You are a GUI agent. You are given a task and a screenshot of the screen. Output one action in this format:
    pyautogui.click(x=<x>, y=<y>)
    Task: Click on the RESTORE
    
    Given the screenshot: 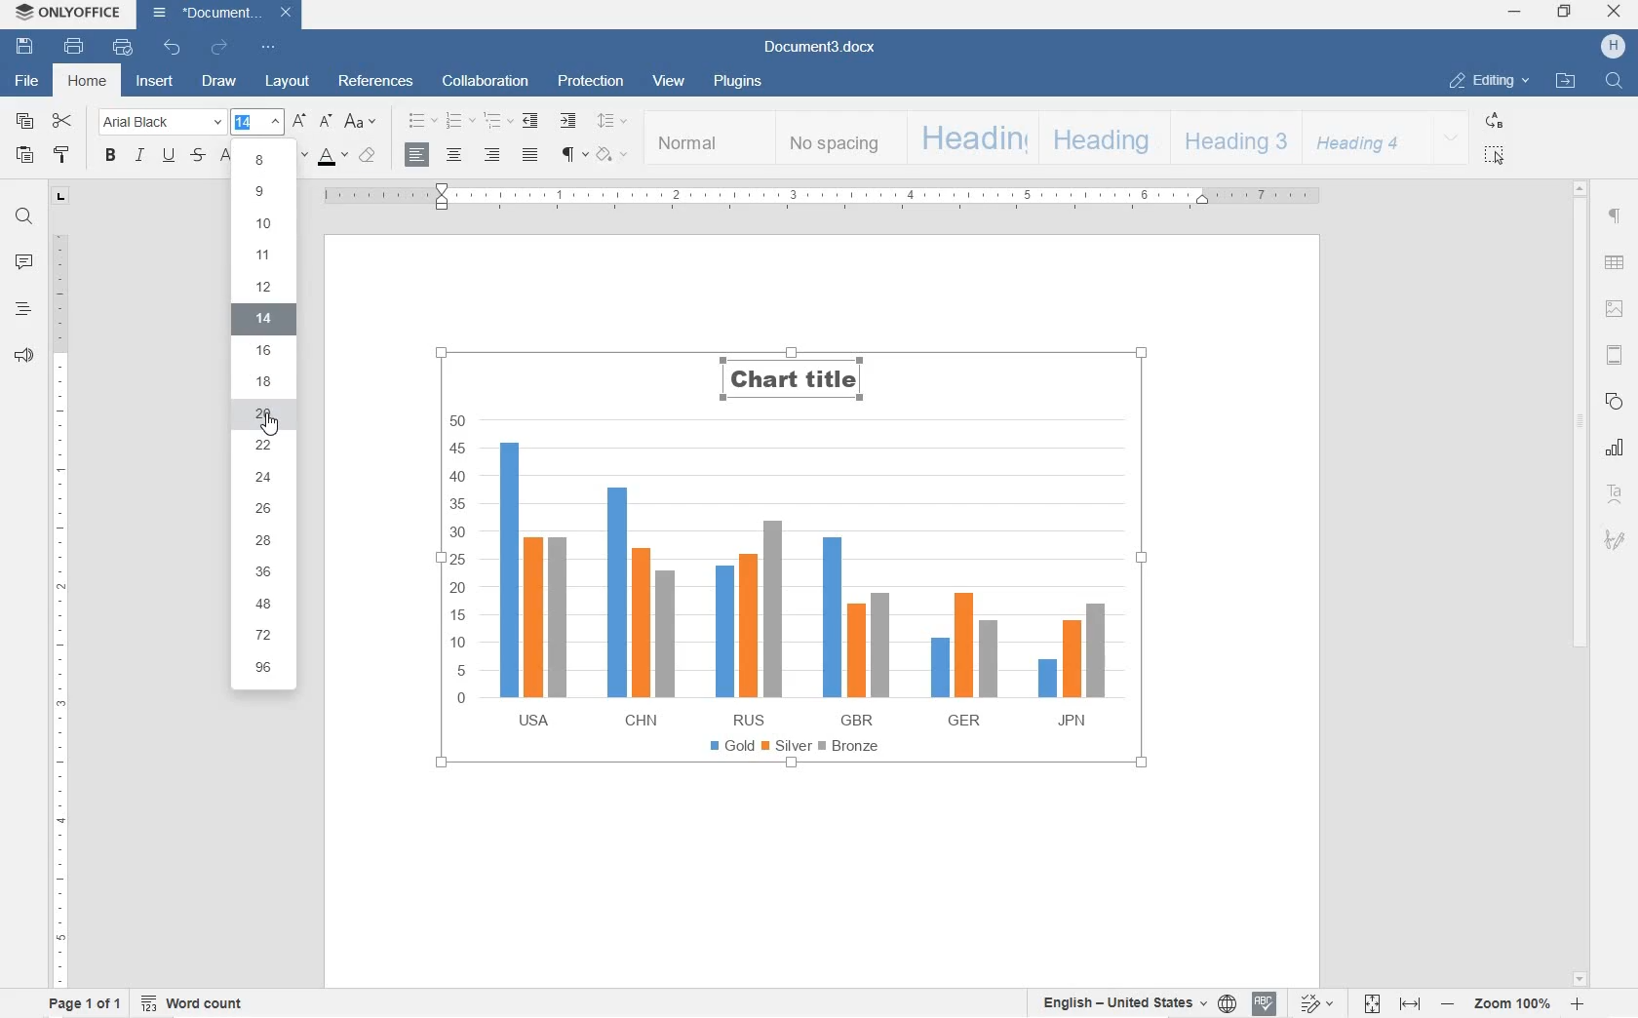 What is the action you would take?
    pyautogui.click(x=1567, y=13)
    